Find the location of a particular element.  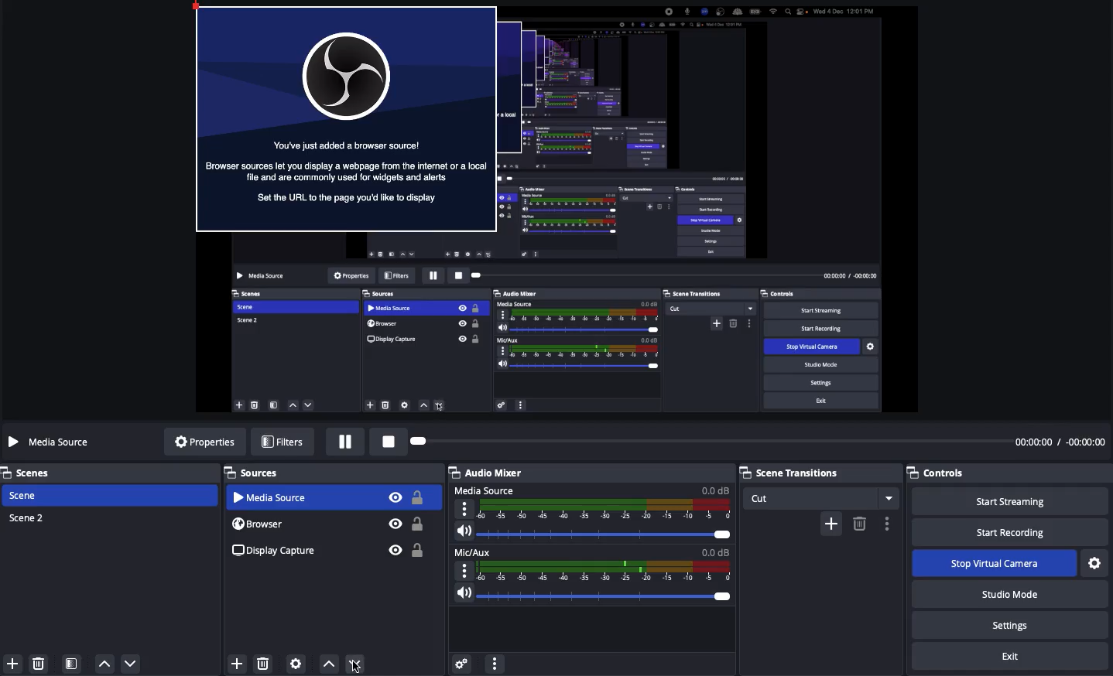

Start recording is located at coordinates (1010, 531).